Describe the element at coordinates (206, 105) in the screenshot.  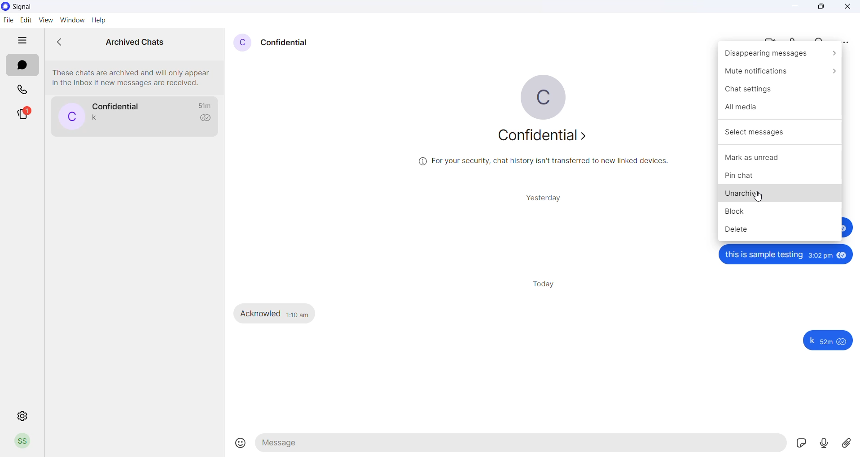
I see `last message timeframe ` at that location.